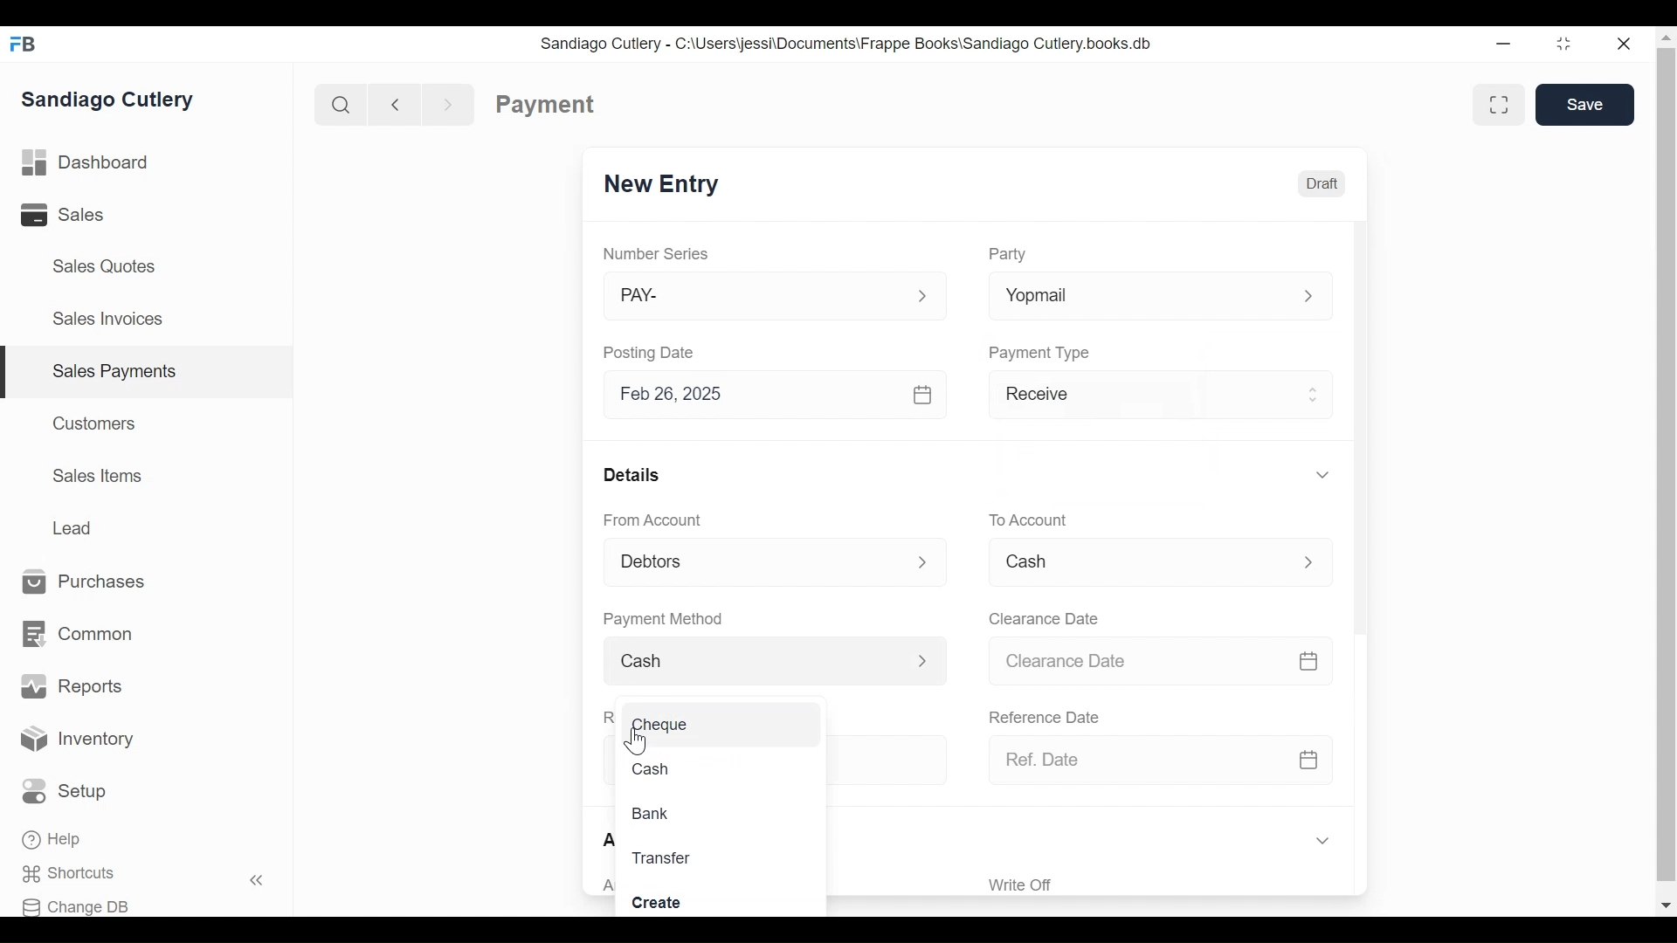 The width and height of the screenshot is (1677, 943). What do you see at coordinates (1586, 105) in the screenshot?
I see `Save` at bounding box center [1586, 105].